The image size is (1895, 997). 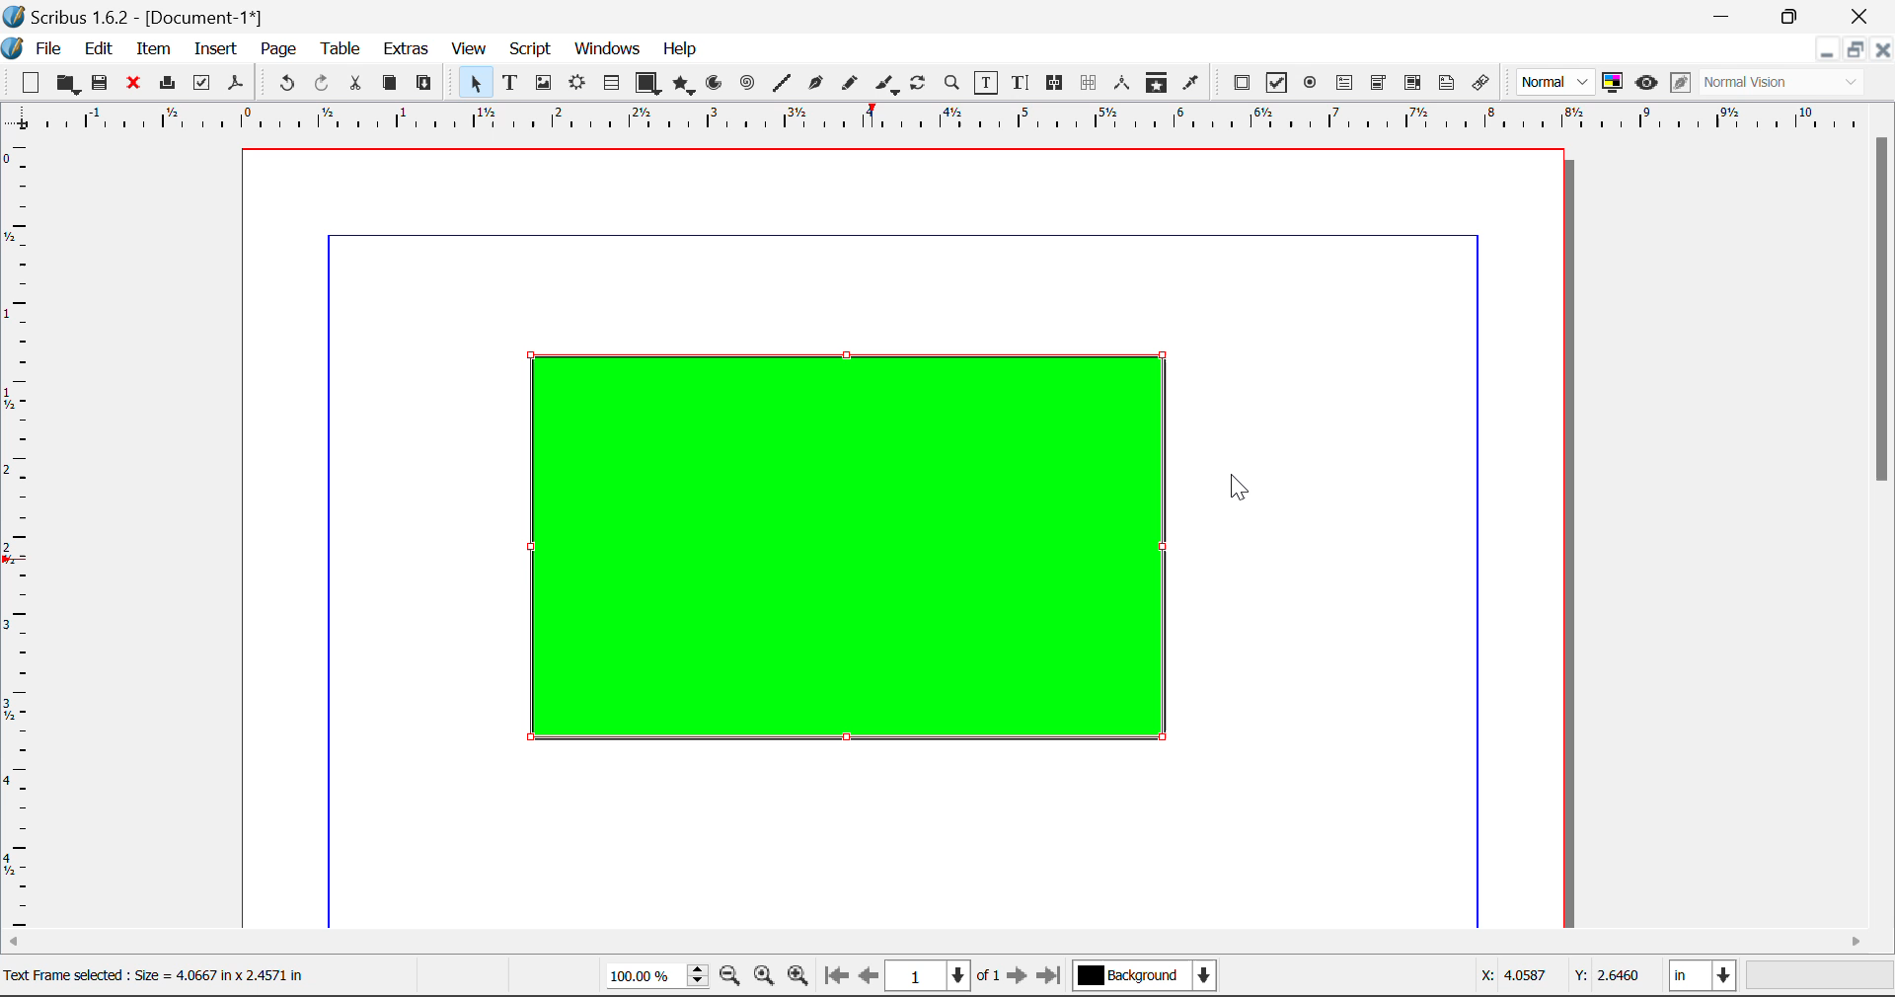 I want to click on Cursor Position AFTER_LAST_ACTION, so click(x=1242, y=493).